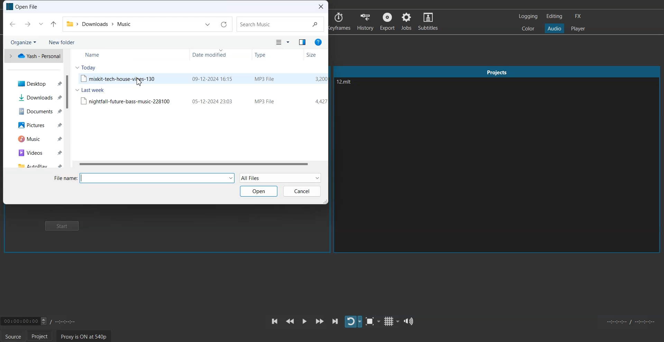  I want to click on Refresh file, so click(223, 24).